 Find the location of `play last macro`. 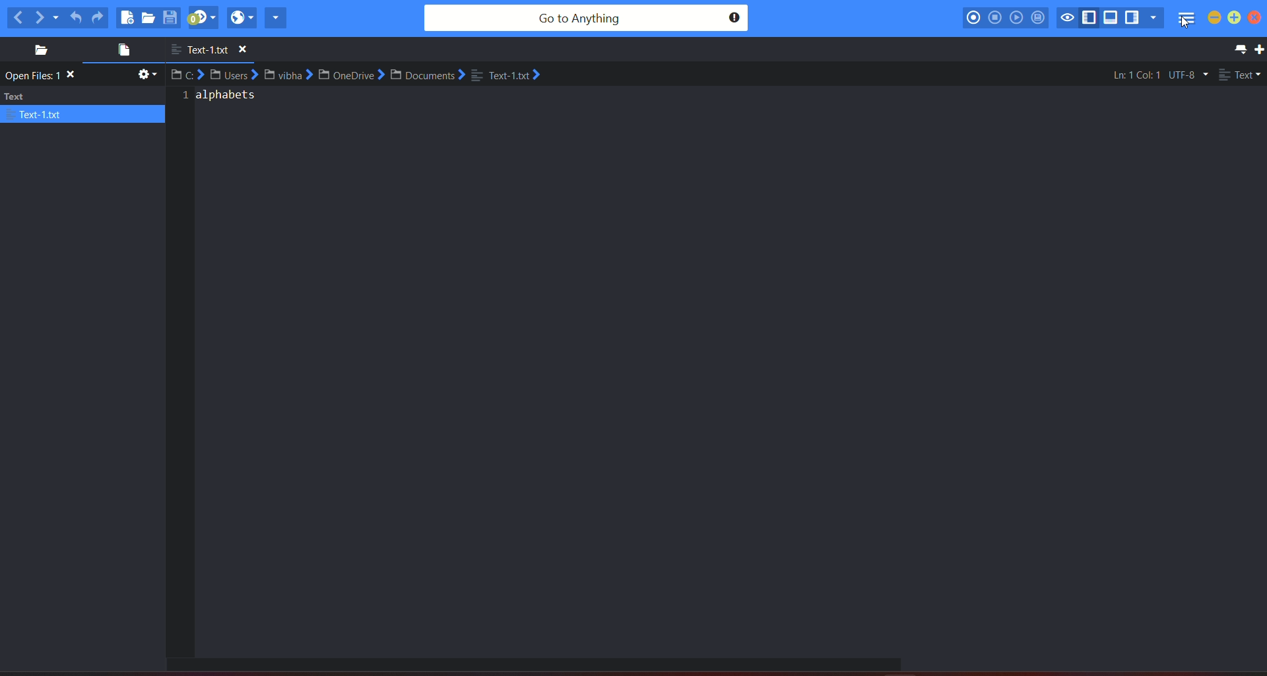

play last macro is located at coordinates (1017, 18).